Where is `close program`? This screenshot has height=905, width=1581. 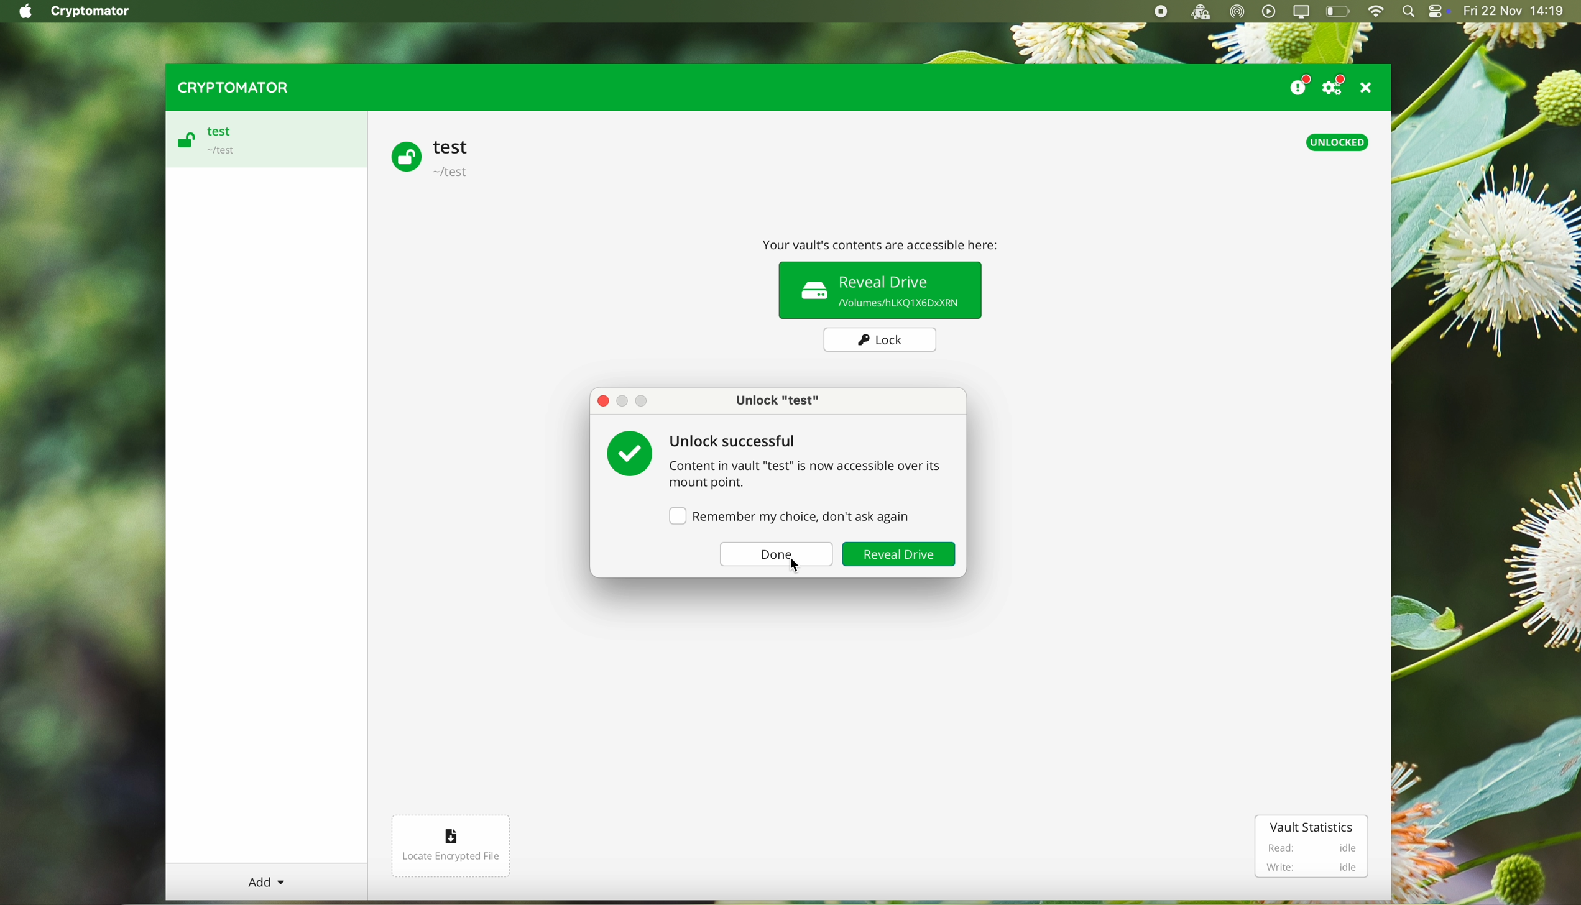 close program is located at coordinates (1370, 87).